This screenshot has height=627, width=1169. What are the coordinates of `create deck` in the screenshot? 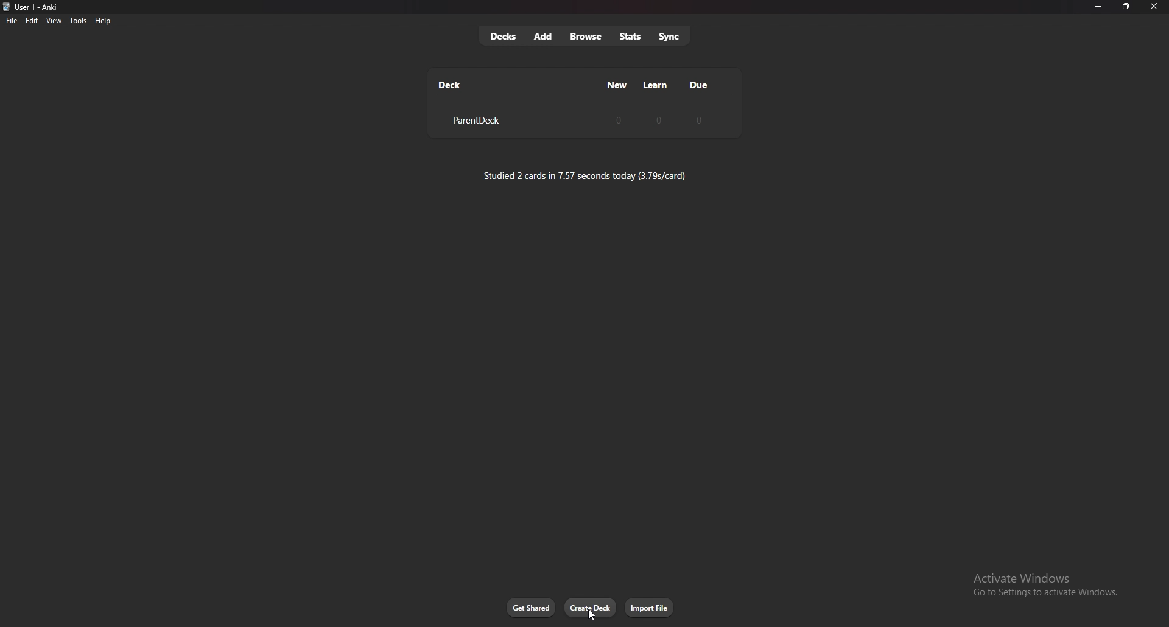 It's located at (591, 608).